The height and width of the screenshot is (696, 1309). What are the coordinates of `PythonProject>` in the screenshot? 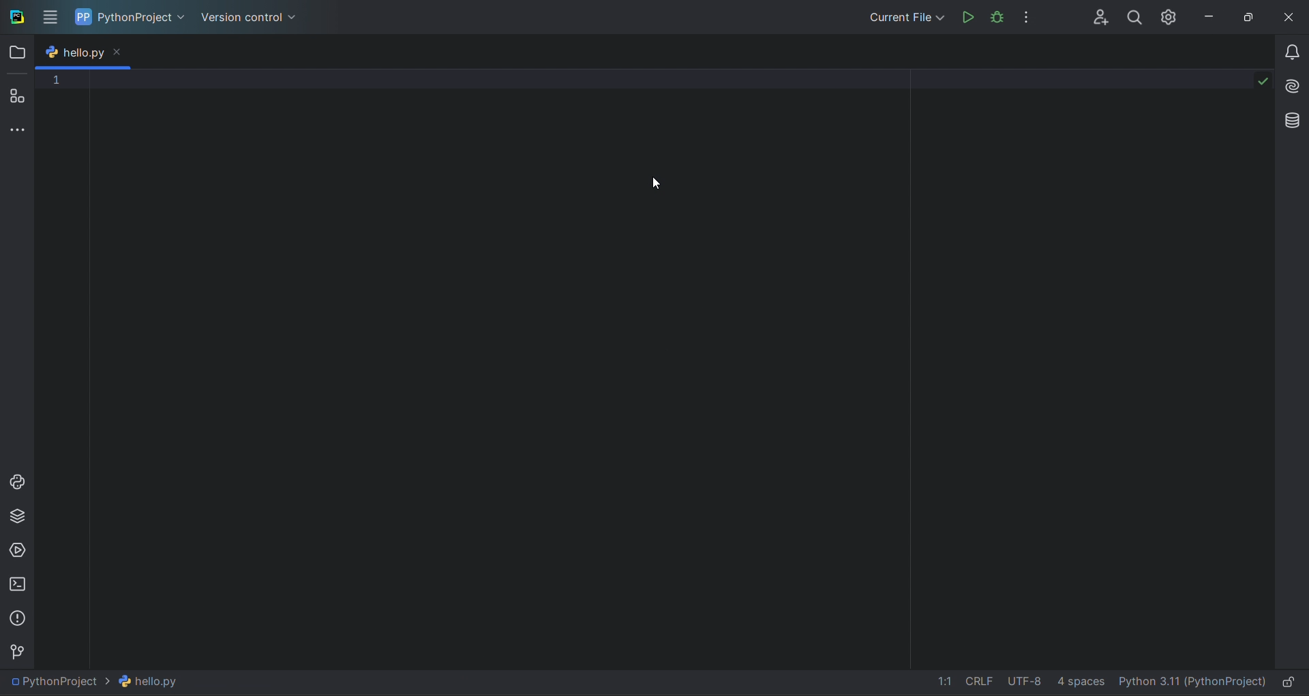 It's located at (89, 684).